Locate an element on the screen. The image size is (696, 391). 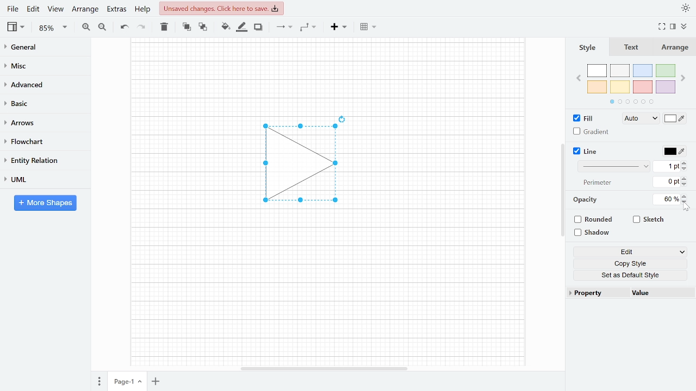
white is located at coordinates (597, 71).